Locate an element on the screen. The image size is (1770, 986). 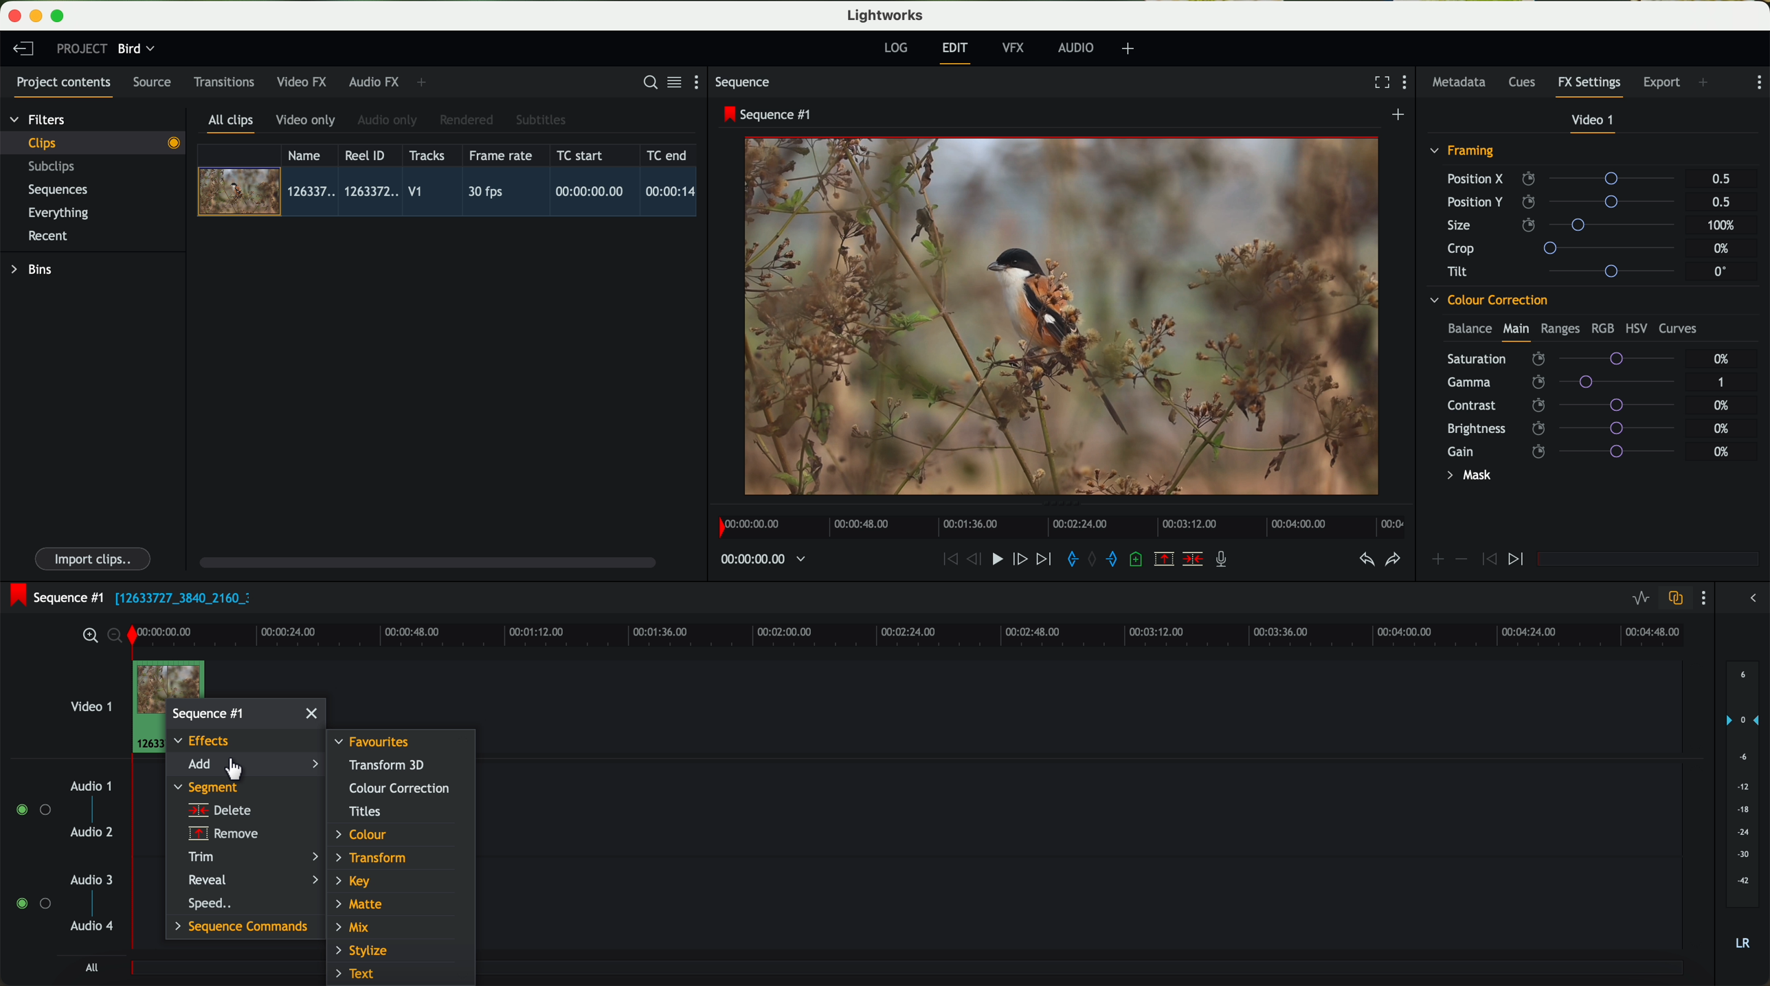
icon is located at coordinates (1487, 560).